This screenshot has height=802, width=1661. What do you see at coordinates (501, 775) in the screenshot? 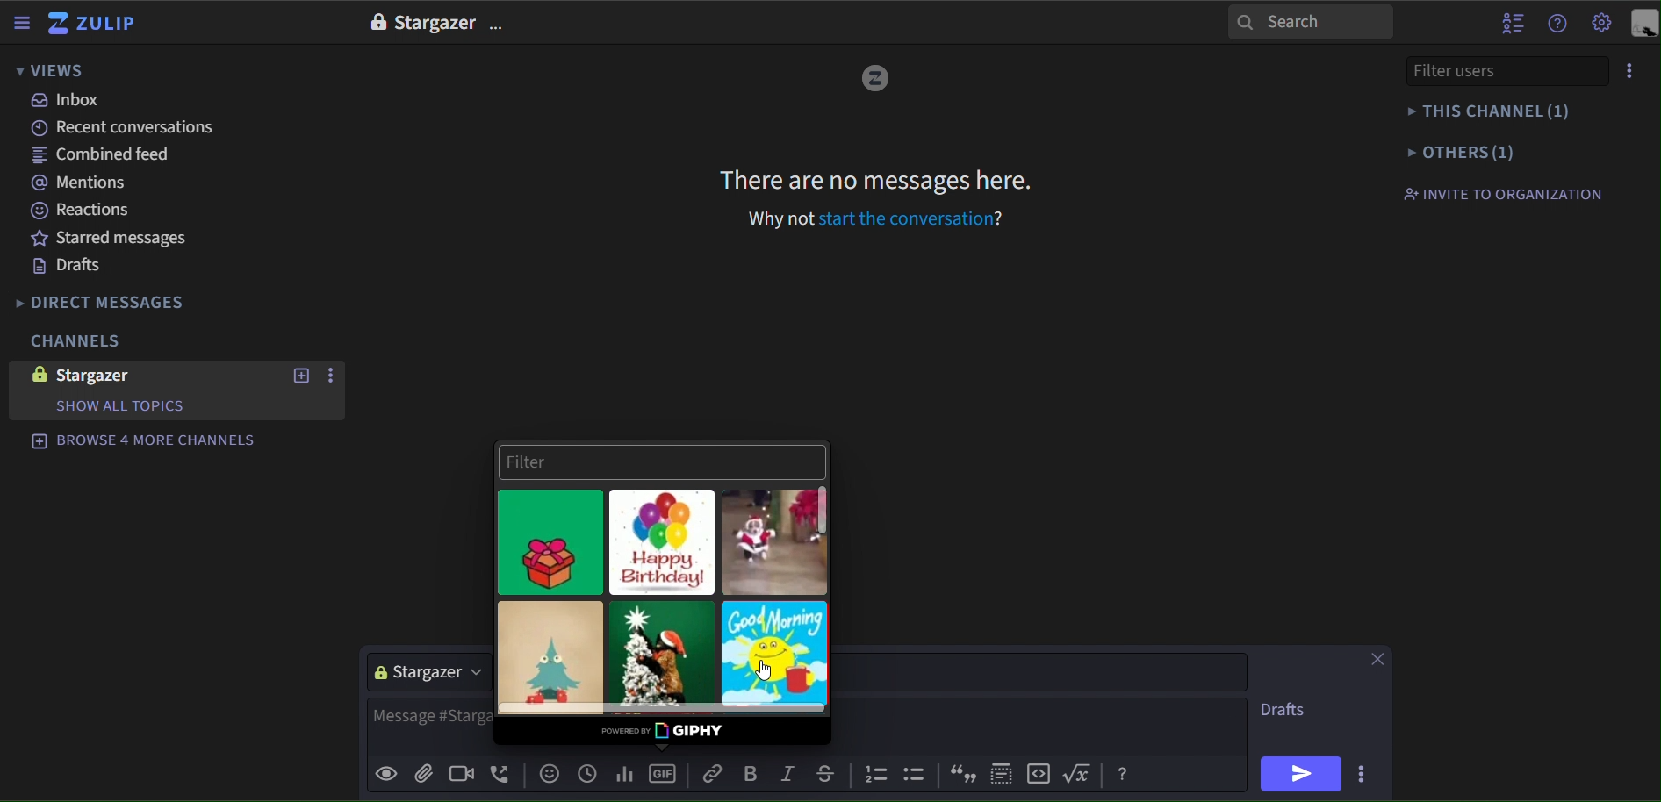
I see `add voice call` at bounding box center [501, 775].